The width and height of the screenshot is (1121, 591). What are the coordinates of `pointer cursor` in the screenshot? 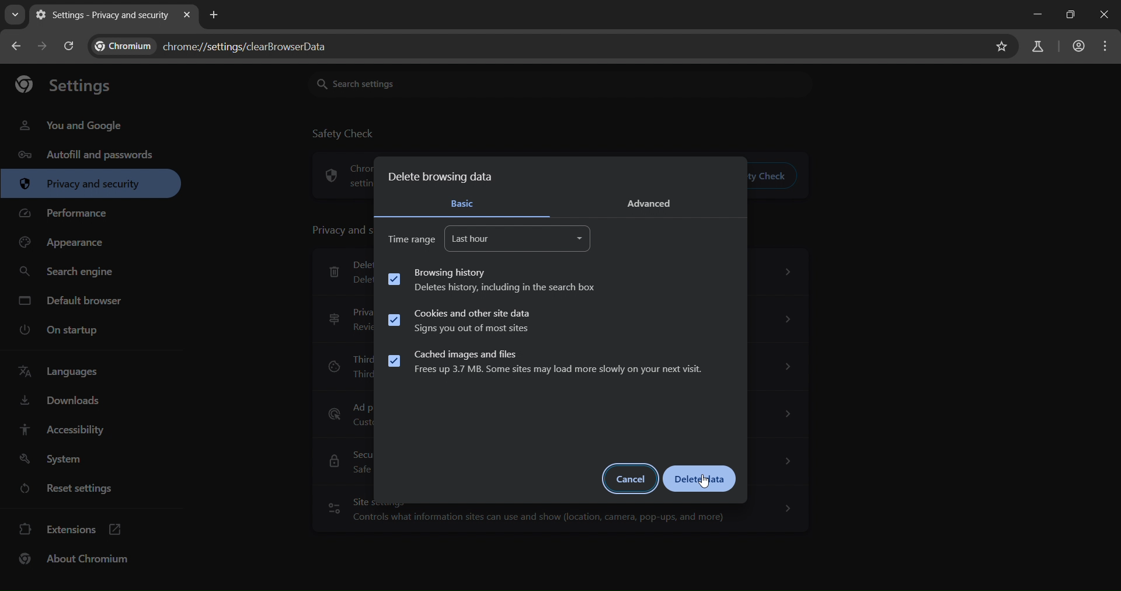 It's located at (704, 482).